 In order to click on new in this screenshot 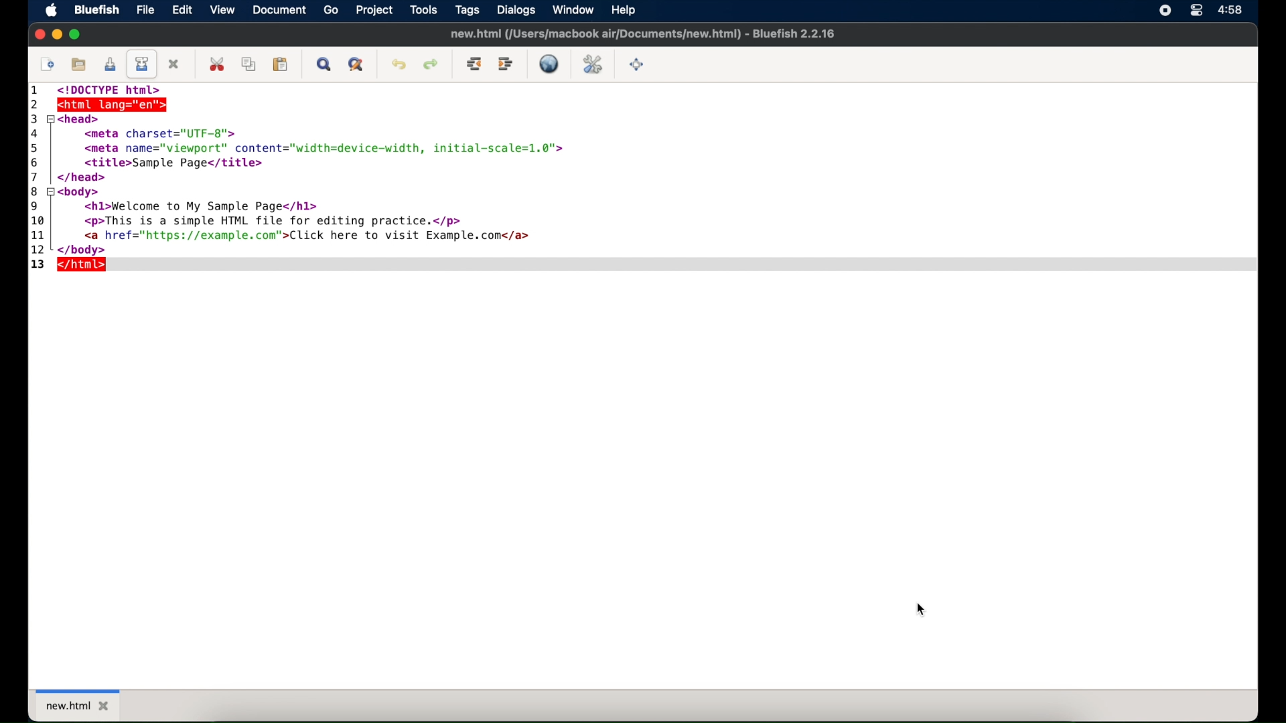, I will do `click(48, 65)`.